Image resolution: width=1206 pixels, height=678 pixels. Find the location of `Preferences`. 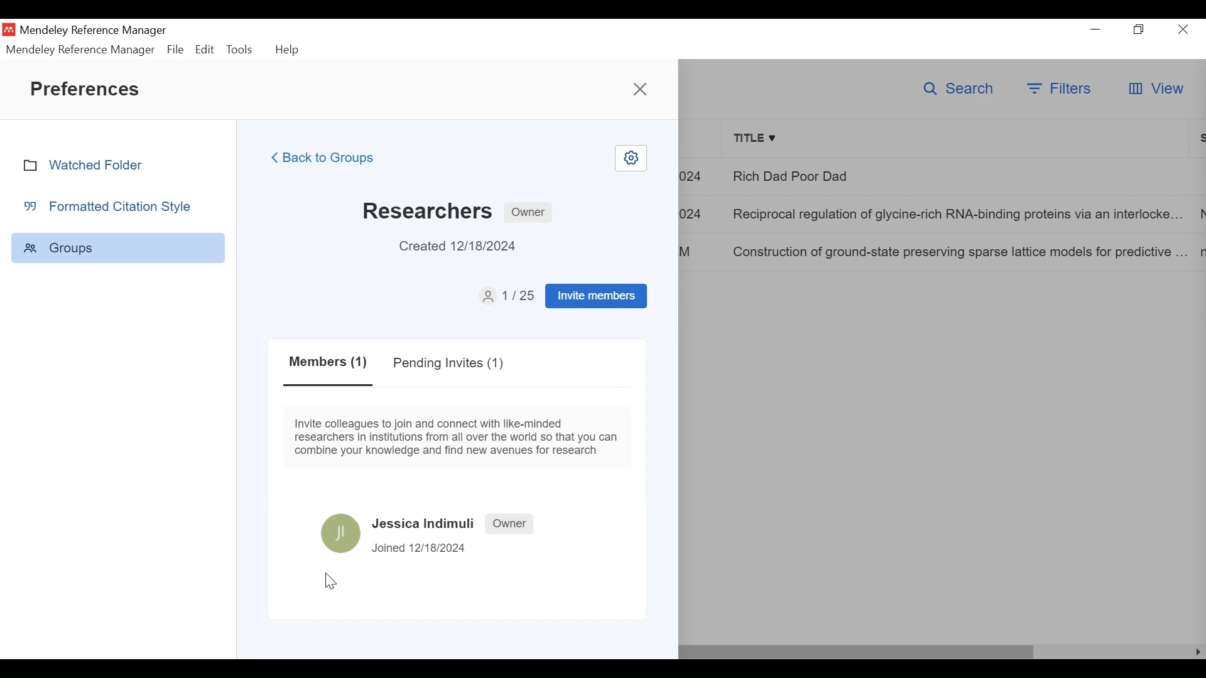

Preferences is located at coordinates (89, 89).